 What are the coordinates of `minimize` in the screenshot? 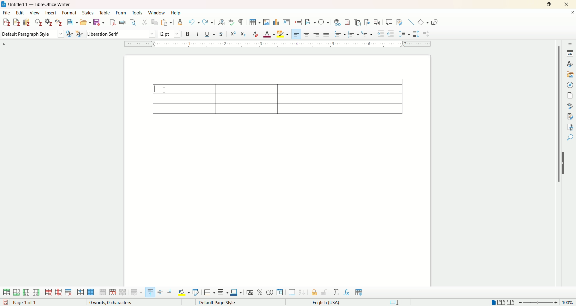 It's located at (529, 5).